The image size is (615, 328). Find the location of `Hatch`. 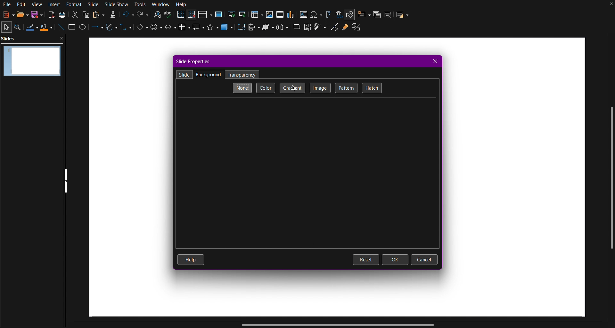

Hatch is located at coordinates (372, 88).